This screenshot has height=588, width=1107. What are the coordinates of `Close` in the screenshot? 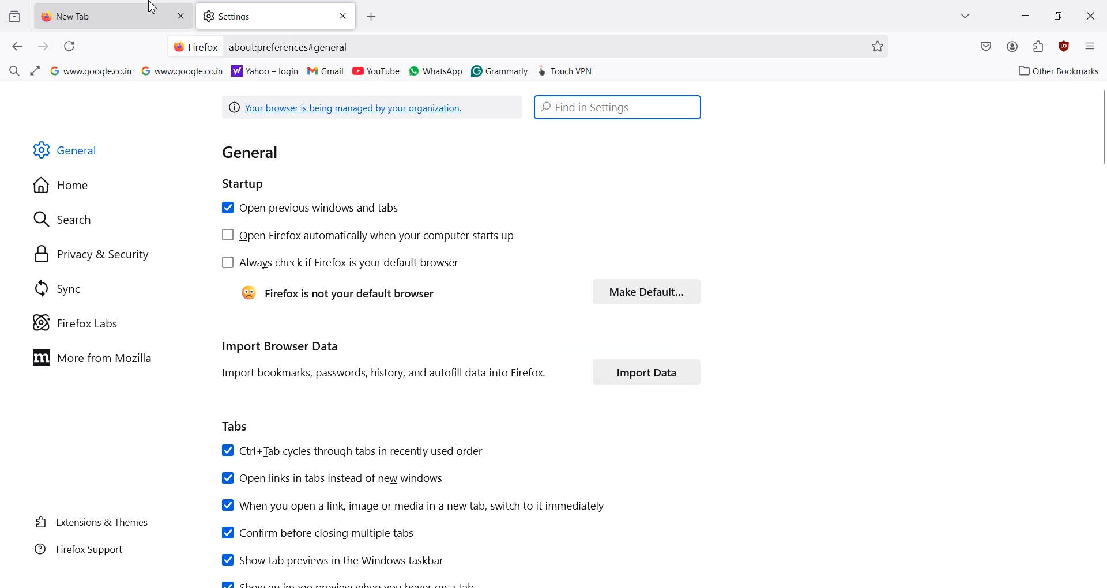 It's located at (1091, 15).